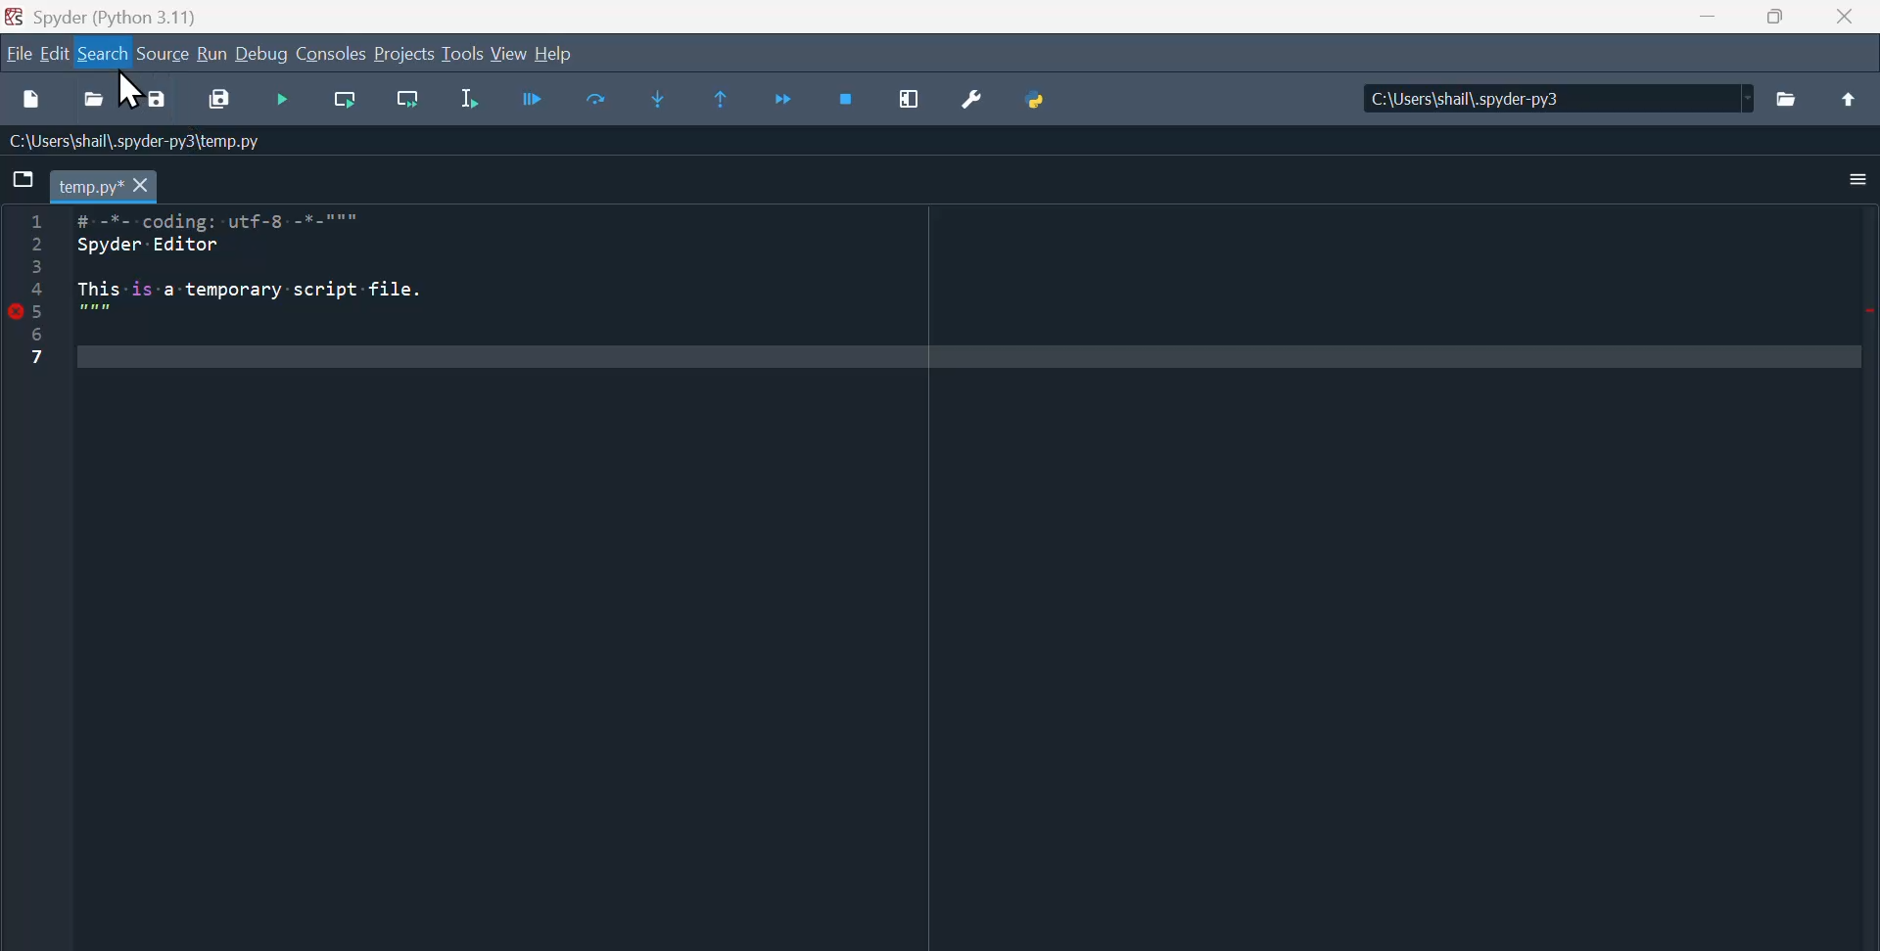  I want to click on Projects, so click(408, 56).